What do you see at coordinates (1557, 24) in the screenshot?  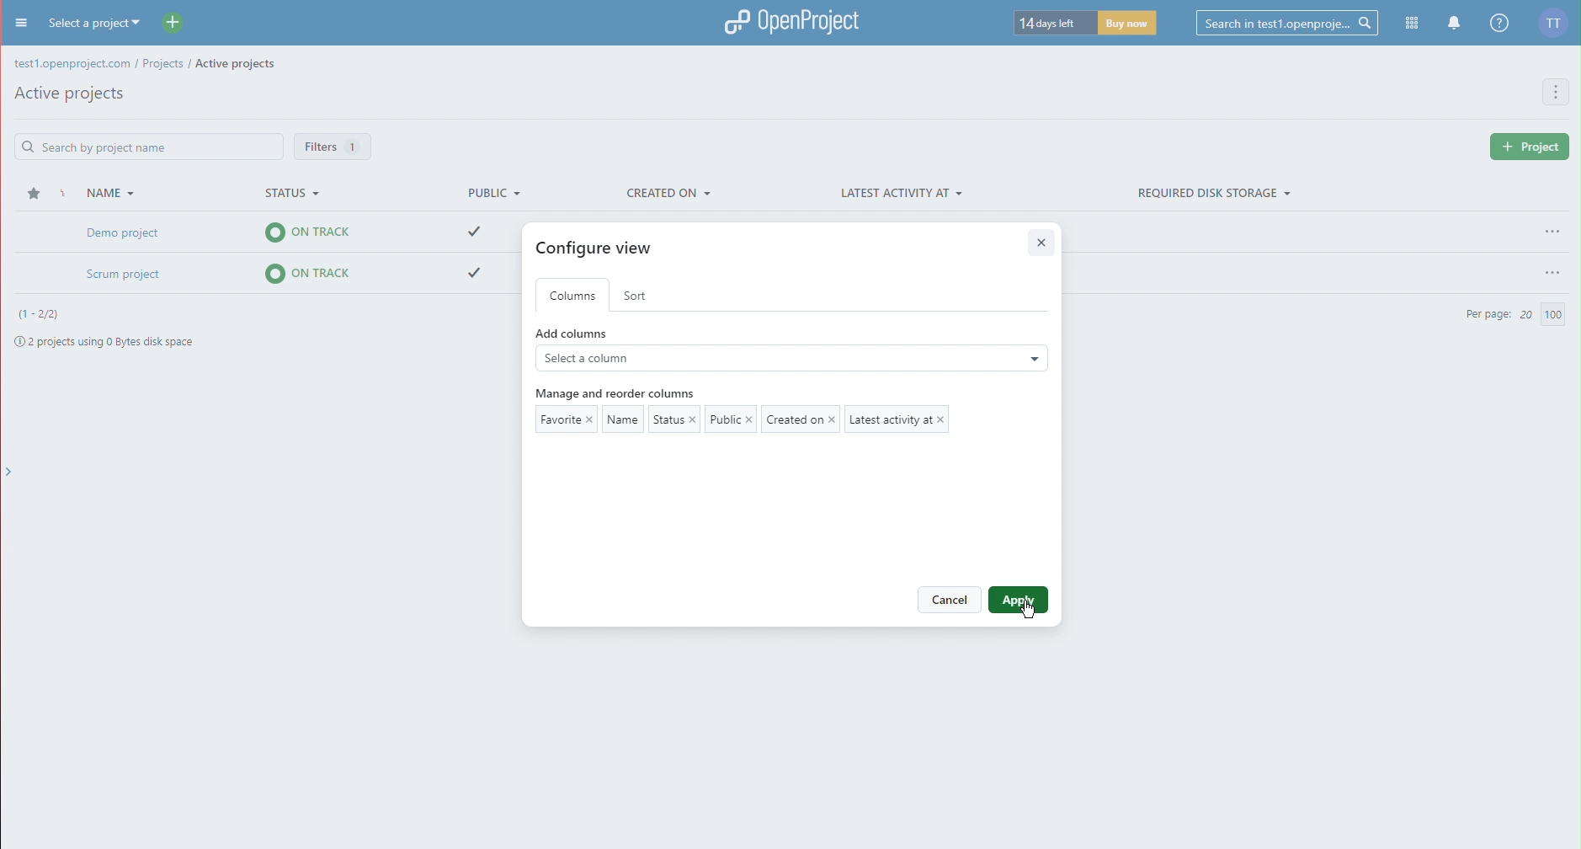 I see `Account` at bounding box center [1557, 24].